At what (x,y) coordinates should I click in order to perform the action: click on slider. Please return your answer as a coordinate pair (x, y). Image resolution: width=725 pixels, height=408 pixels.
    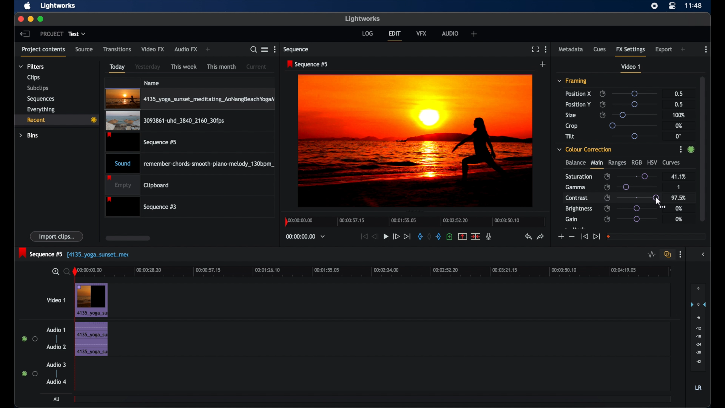
    Looking at the image, I should click on (634, 93).